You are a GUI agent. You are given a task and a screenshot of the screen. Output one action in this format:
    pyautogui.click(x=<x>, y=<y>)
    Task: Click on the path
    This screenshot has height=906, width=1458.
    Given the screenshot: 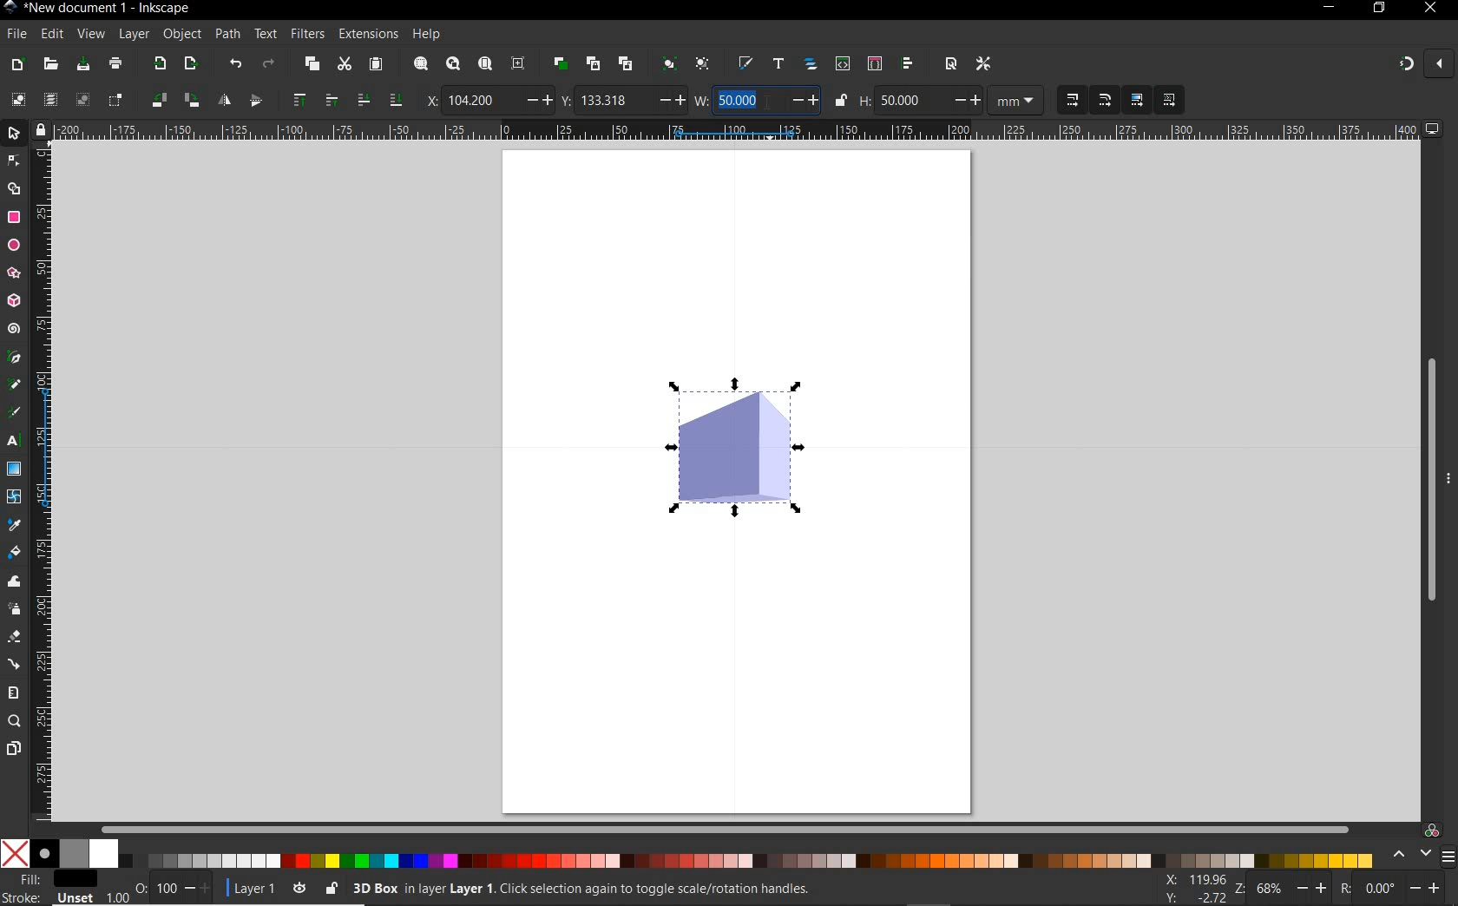 What is the action you would take?
    pyautogui.click(x=226, y=33)
    